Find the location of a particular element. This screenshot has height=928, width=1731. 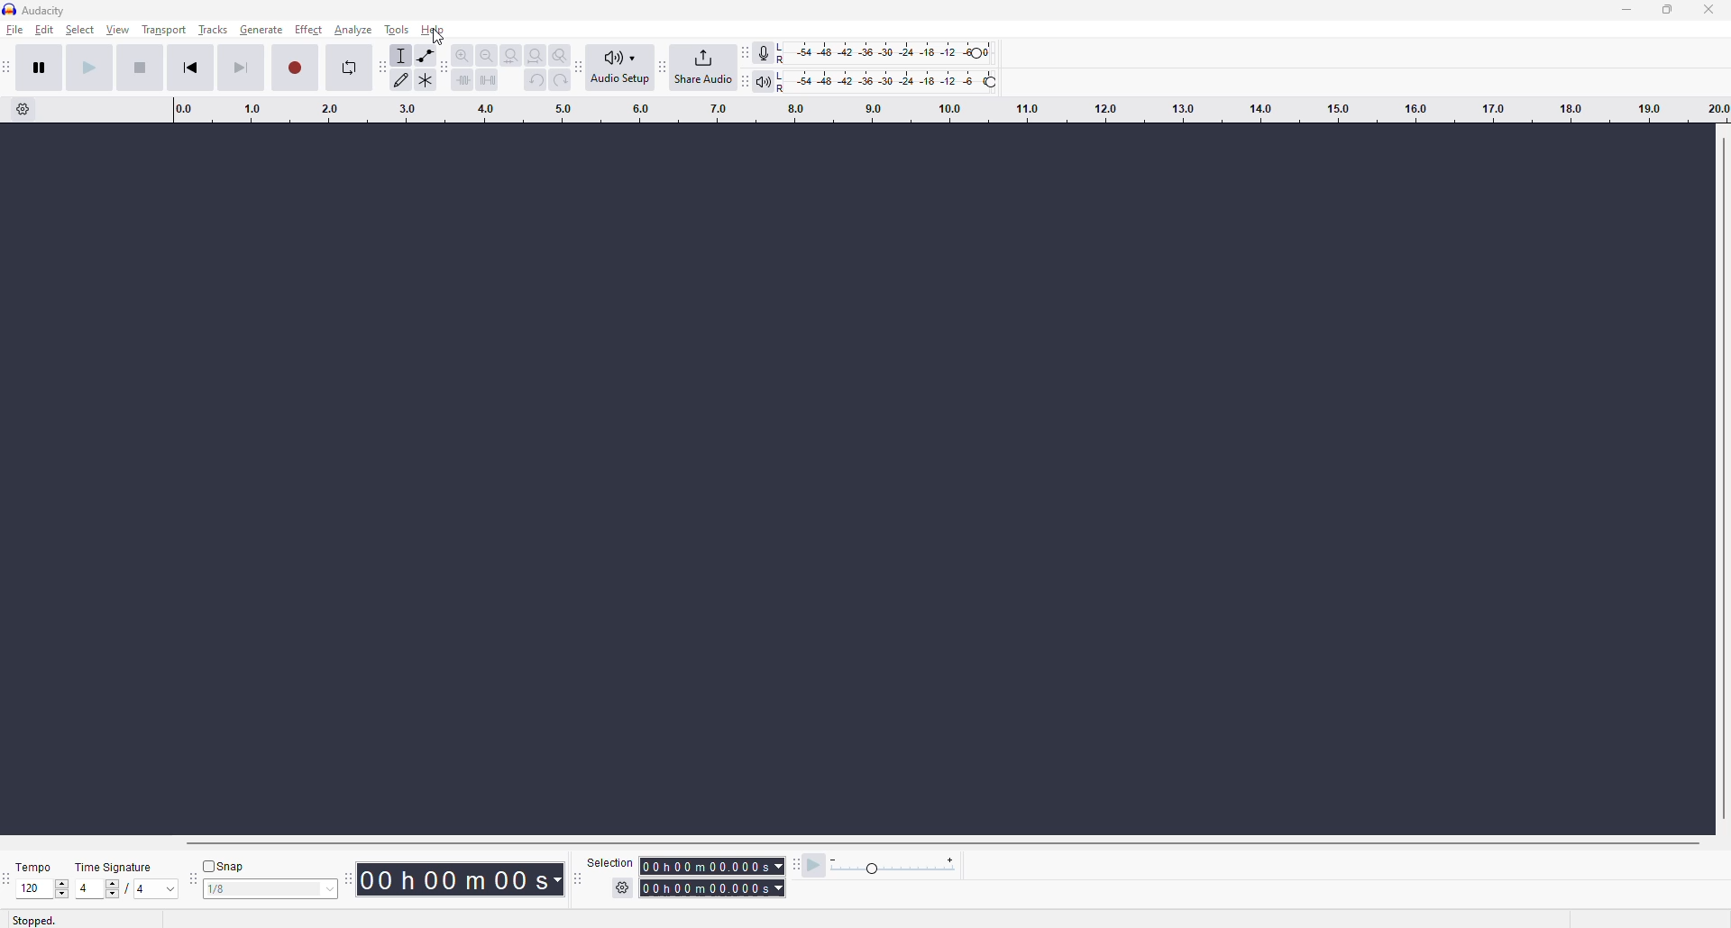

envelop tool is located at coordinates (429, 59).